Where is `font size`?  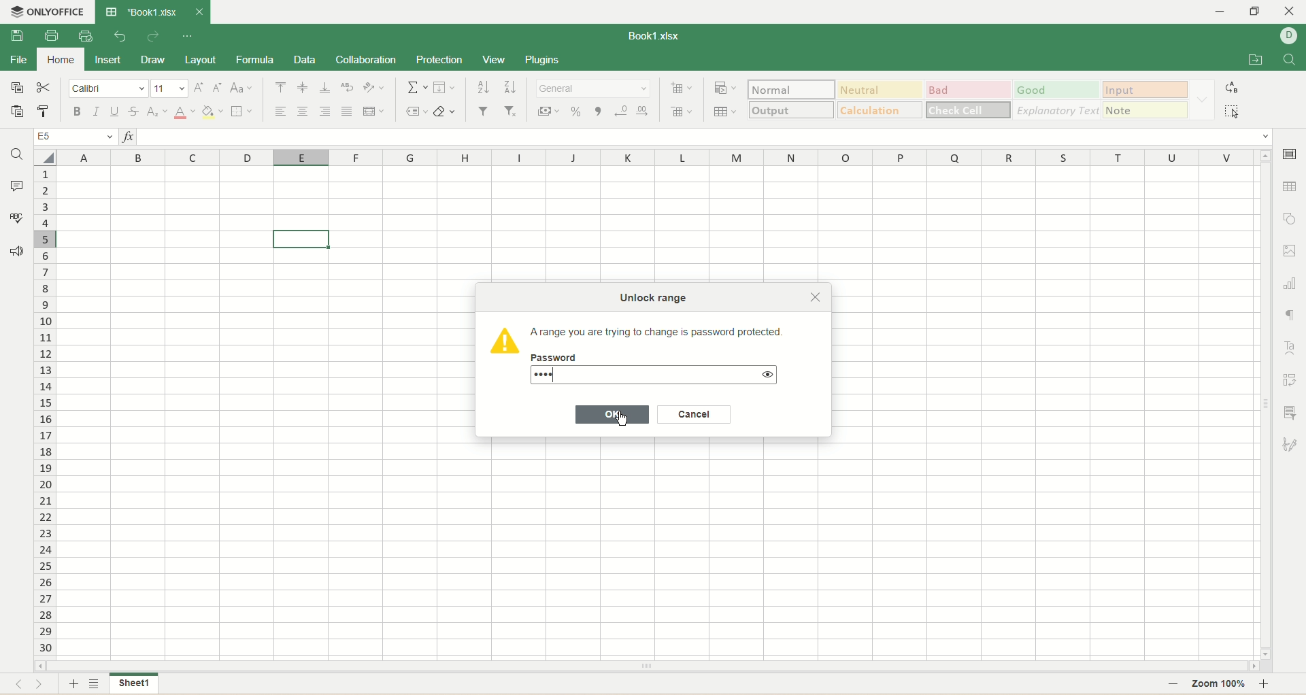 font size is located at coordinates (170, 88).